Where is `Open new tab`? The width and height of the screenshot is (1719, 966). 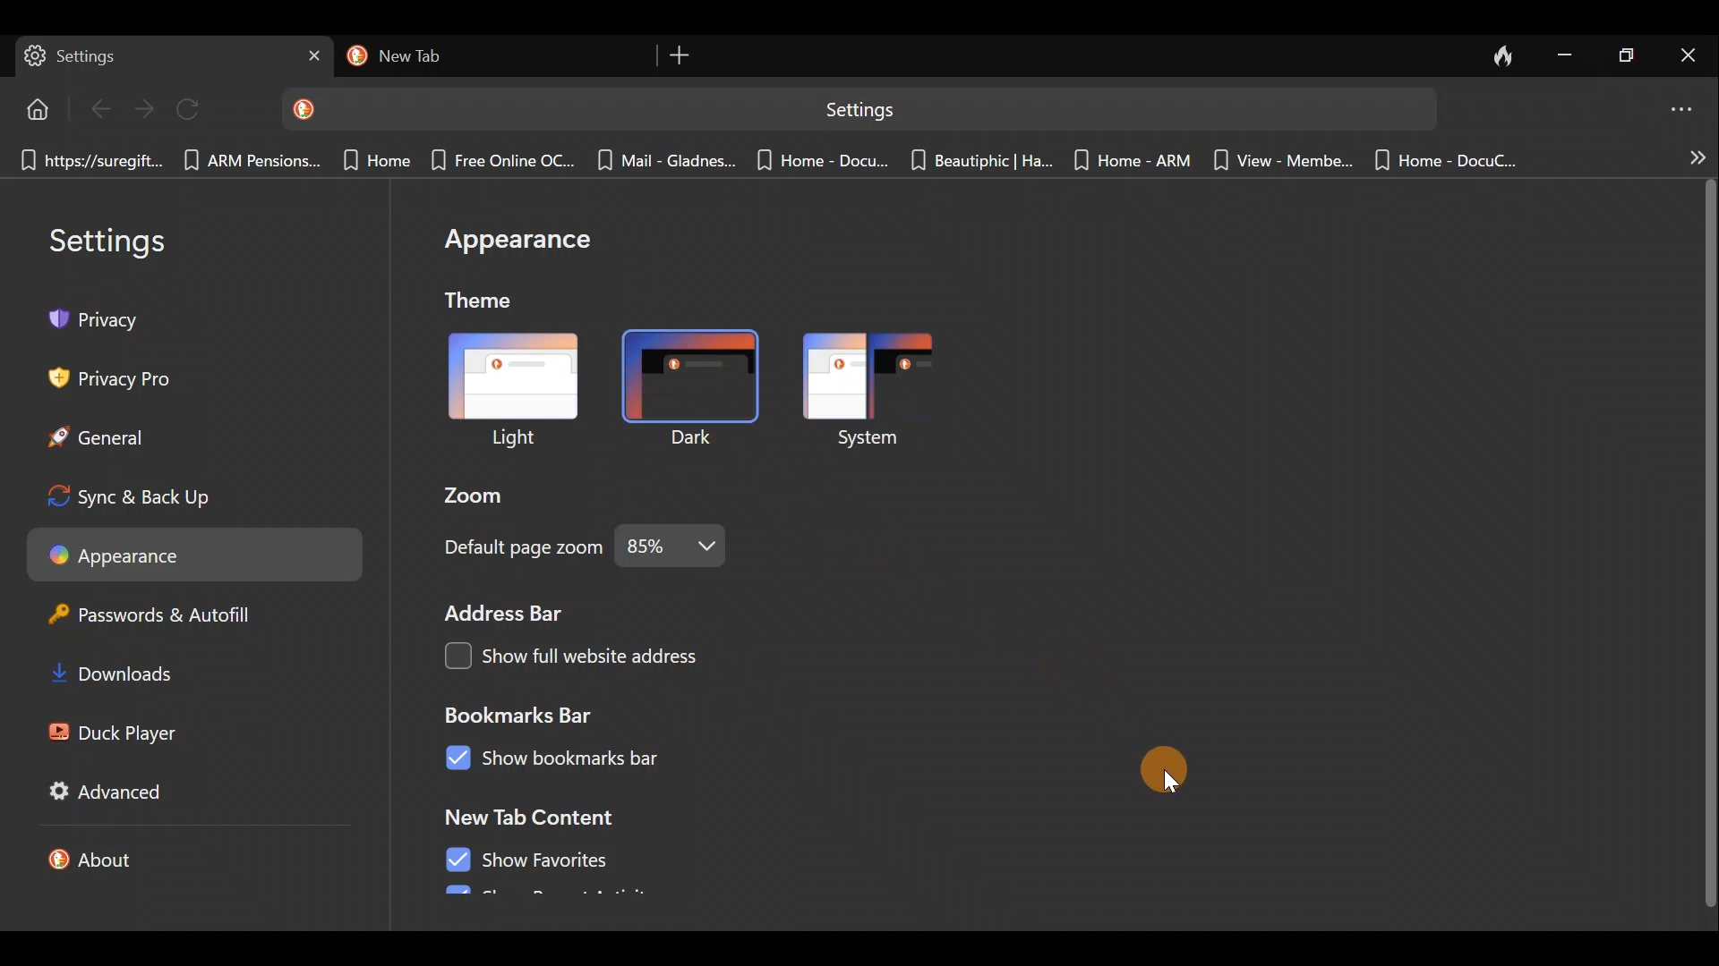 Open new tab is located at coordinates (683, 56).